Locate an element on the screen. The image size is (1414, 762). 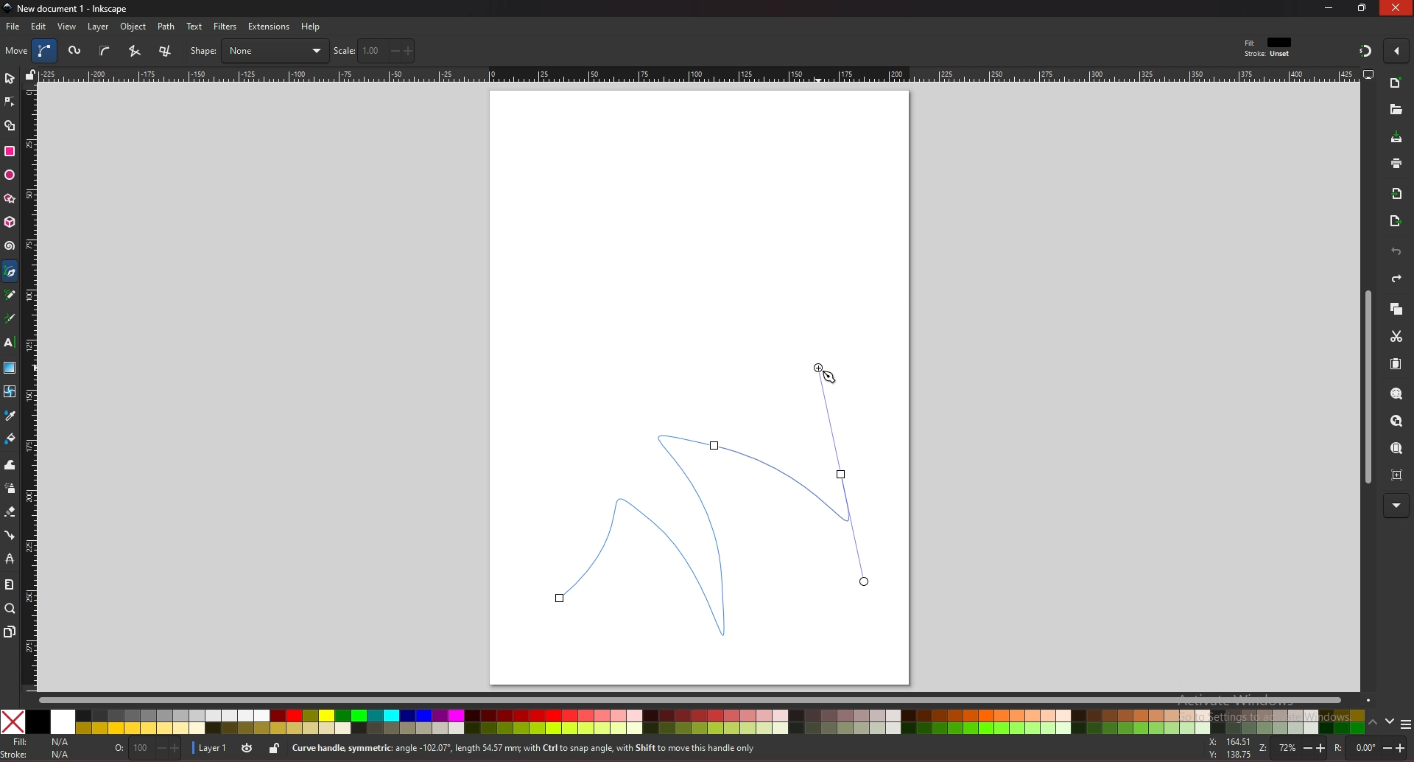
text is located at coordinates (194, 27).